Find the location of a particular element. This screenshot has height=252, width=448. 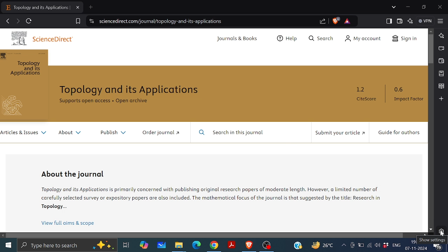

Brave is located at coordinates (249, 245).